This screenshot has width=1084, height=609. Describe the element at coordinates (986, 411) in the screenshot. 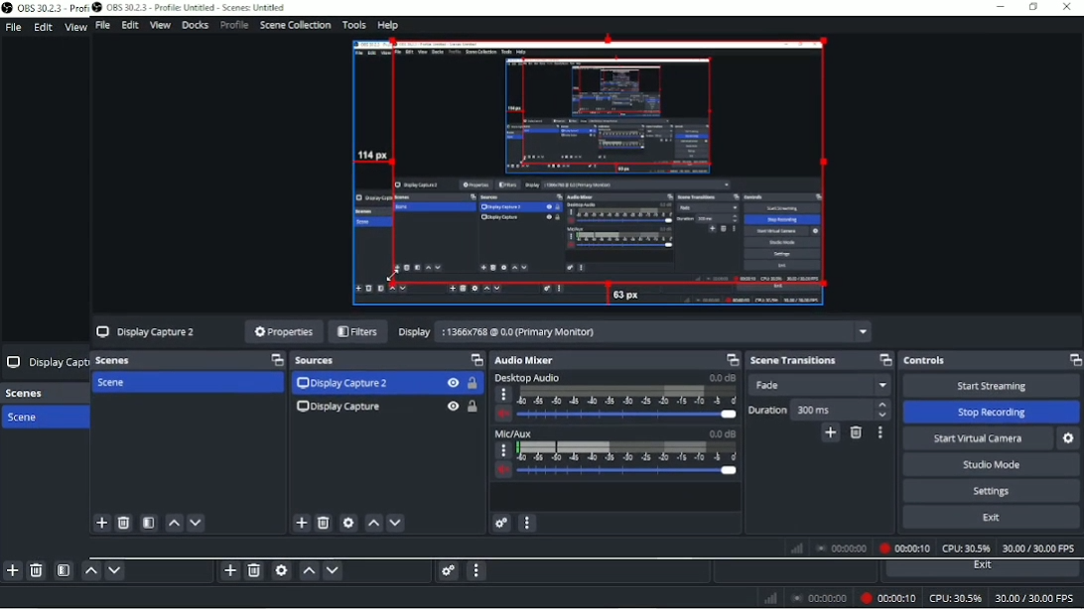

I see `‘Stop Recording.` at that location.